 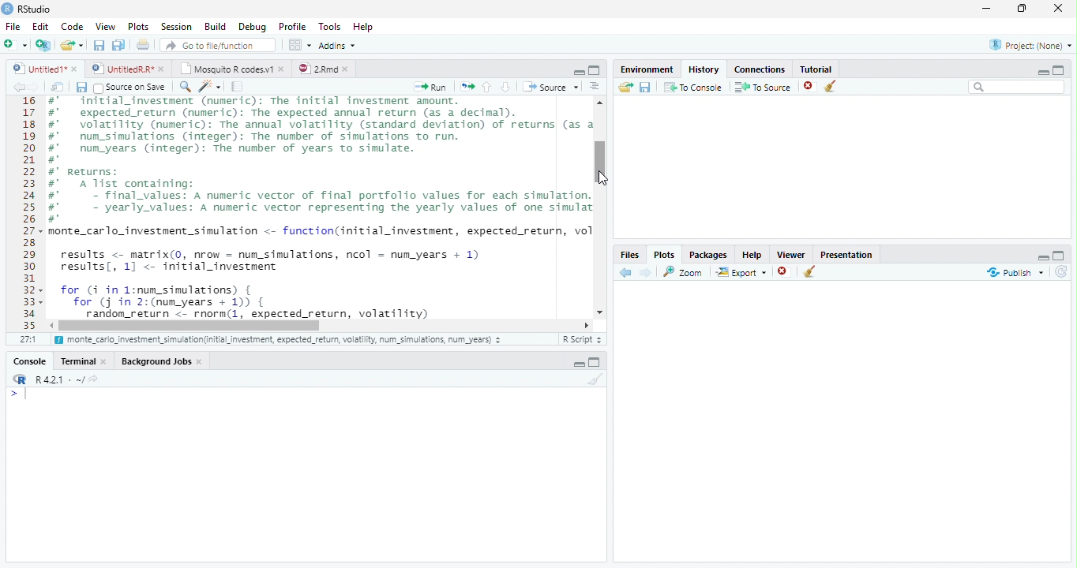 I want to click on Help, so click(x=365, y=28).